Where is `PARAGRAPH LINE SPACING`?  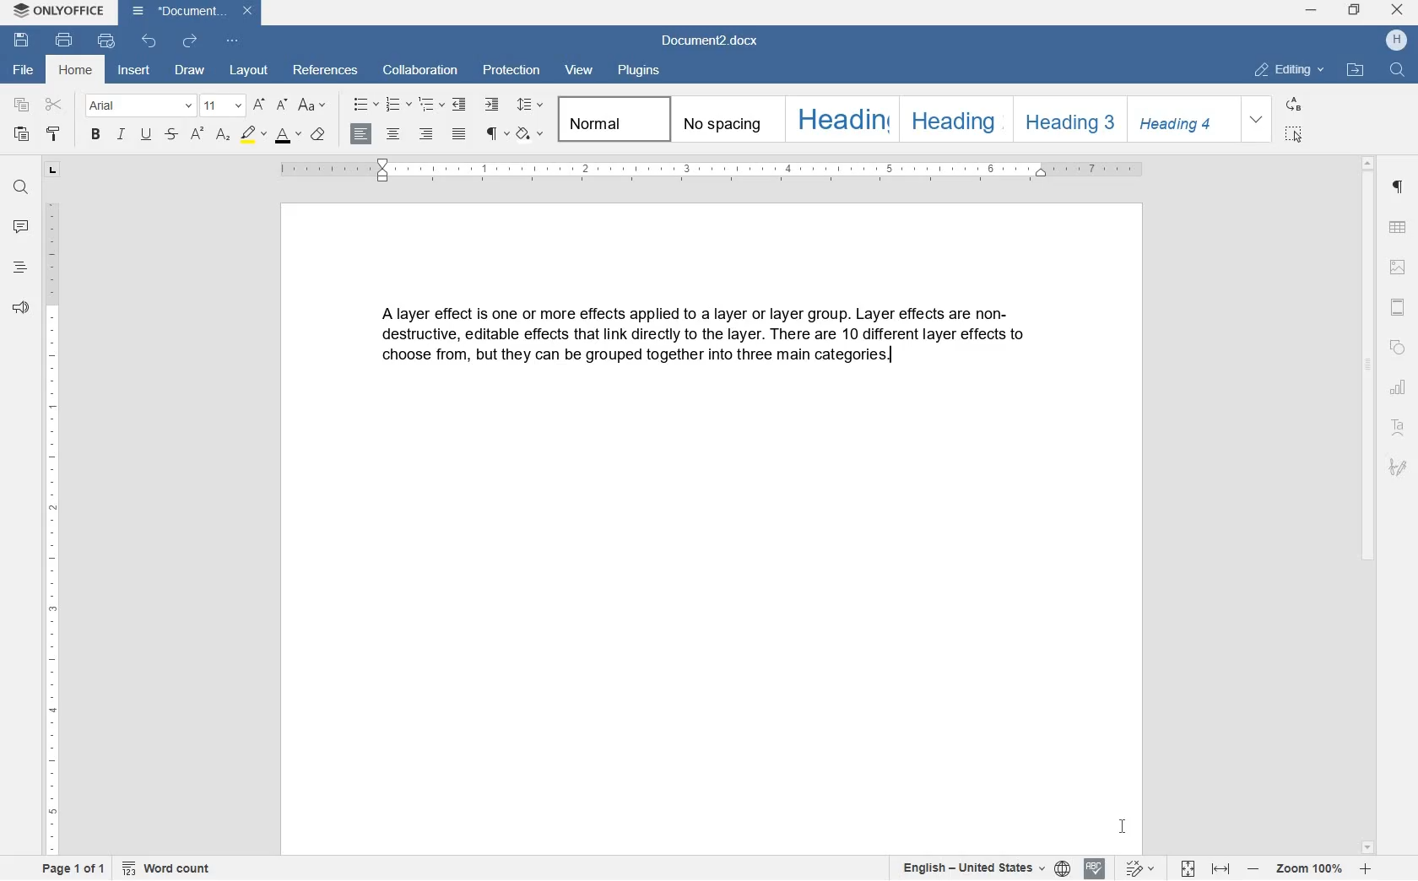
PARAGRAPH LINE SPACING is located at coordinates (530, 105).